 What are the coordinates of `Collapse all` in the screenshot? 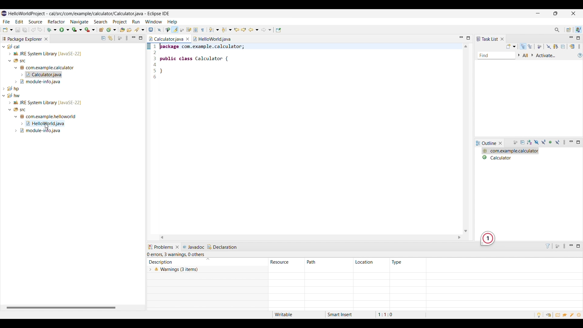 It's located at (563, 46).